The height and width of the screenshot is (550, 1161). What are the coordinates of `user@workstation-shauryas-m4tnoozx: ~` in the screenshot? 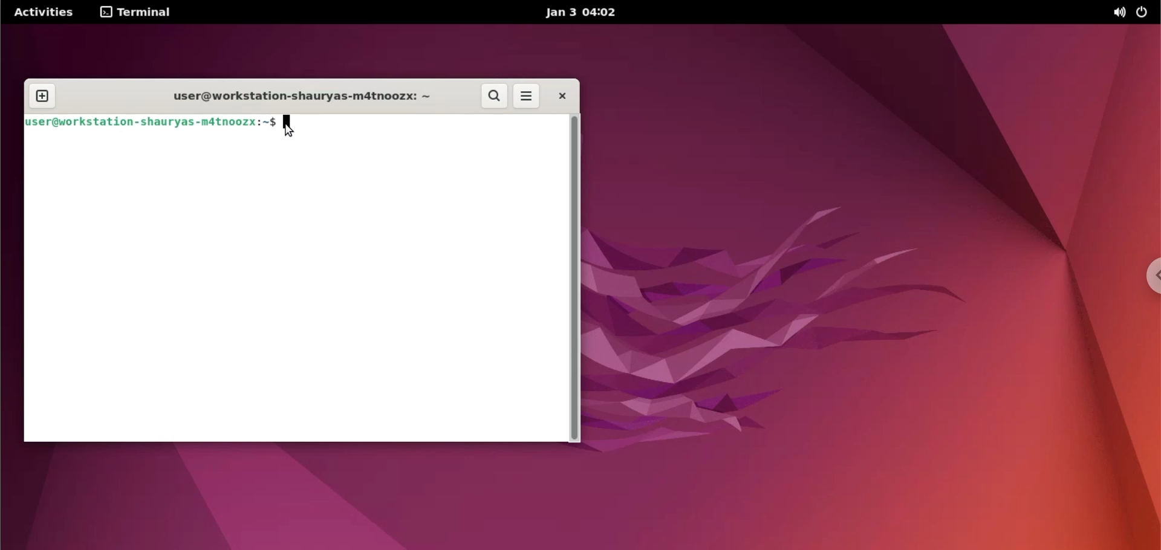 It's located at (305, 96).